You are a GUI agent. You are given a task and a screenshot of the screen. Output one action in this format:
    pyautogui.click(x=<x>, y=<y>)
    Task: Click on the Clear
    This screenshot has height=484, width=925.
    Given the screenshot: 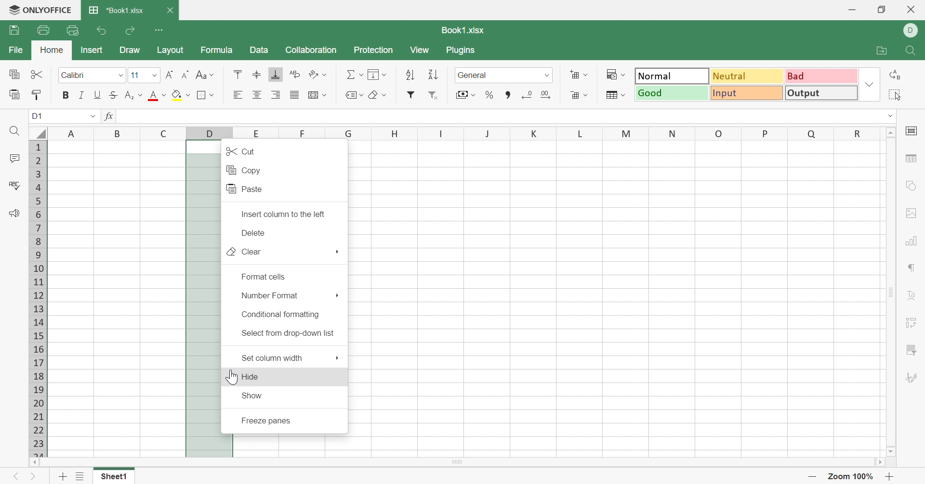 What is the action you would take?
    pyautogui.click(x=375, y=96)
    